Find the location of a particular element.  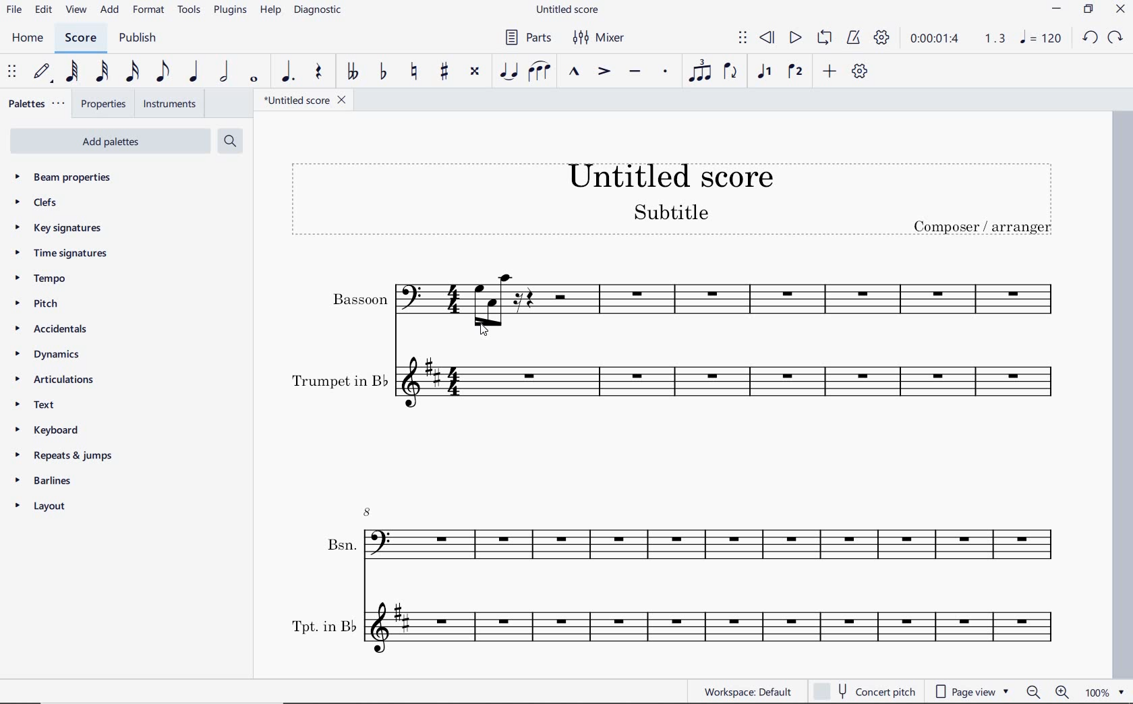

time signatures is located at coordinates (59, 254).